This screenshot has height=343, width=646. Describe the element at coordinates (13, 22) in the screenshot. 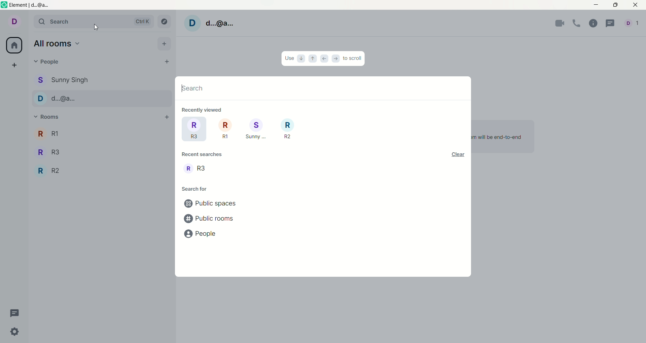

I see `account` at that location.